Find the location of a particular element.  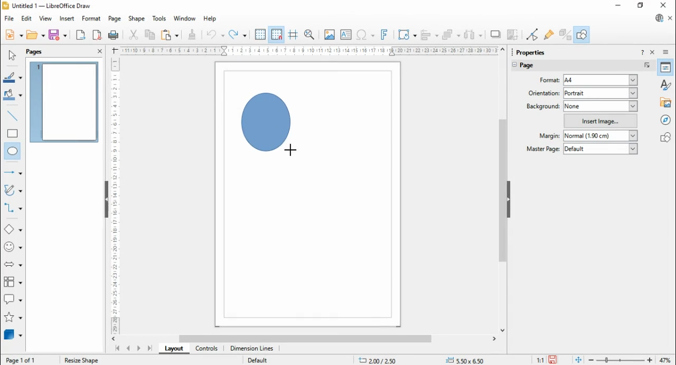

format is located at coordinates (92, 19).